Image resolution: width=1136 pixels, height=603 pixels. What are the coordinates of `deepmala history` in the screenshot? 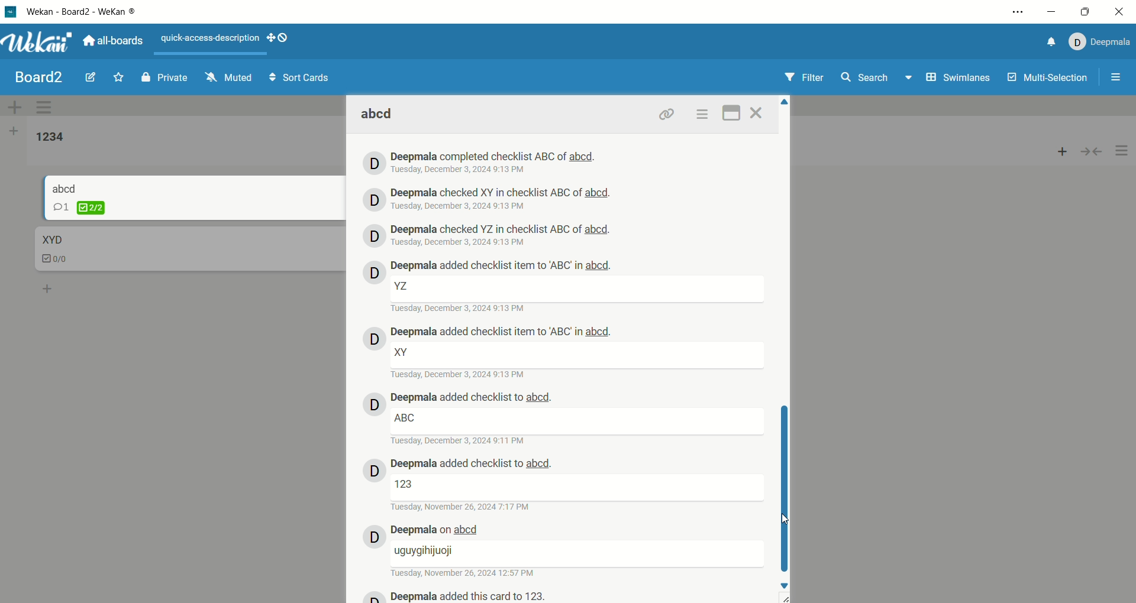 It's located at (470, 596).